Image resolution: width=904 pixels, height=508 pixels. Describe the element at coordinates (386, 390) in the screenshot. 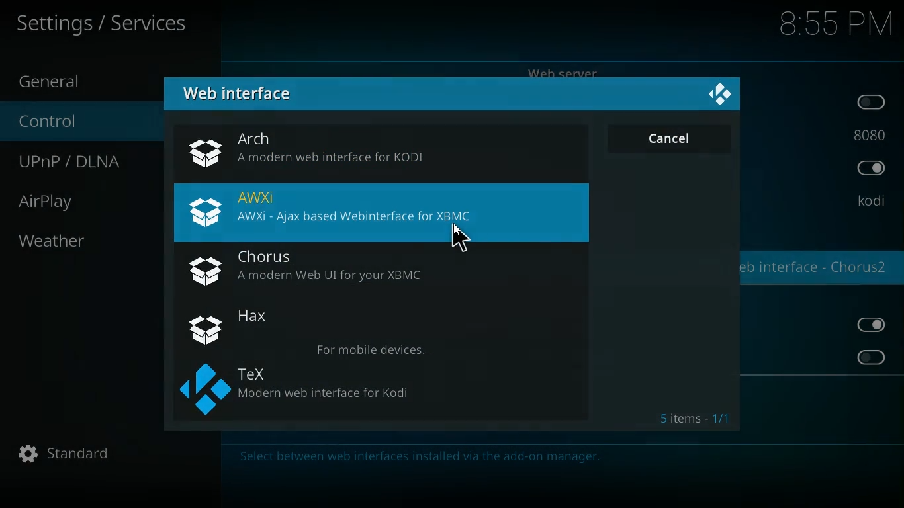

I see `tex` at that location.